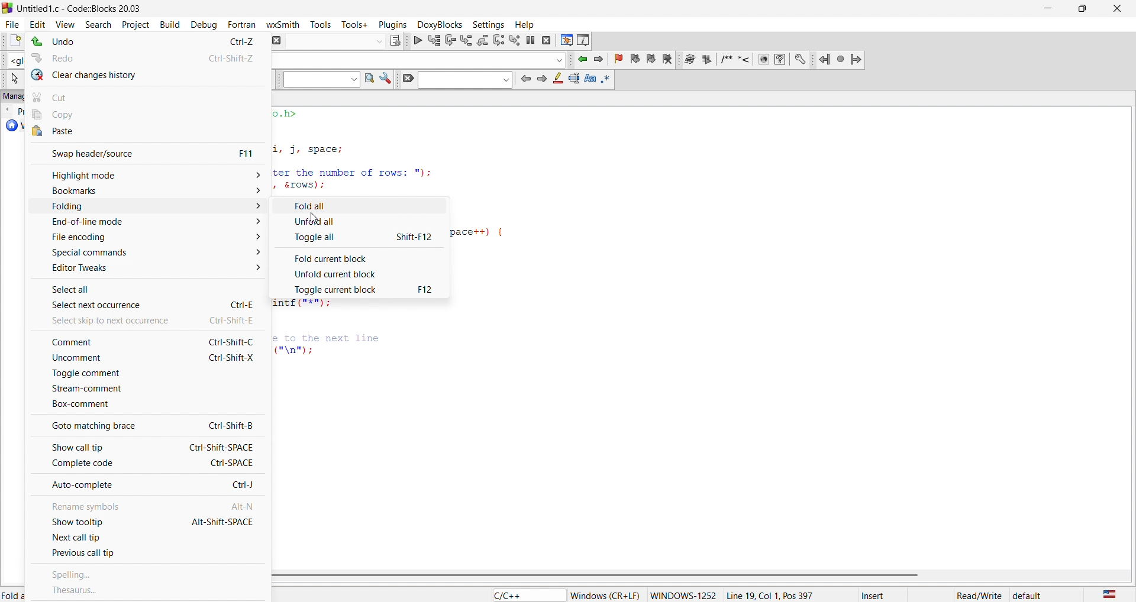 The height and width of the screenshot is (602, 1136). What do you see at coordinates (286, 23) in the screenshot?
I see `wxsmith` at bounding box center [286, 23].